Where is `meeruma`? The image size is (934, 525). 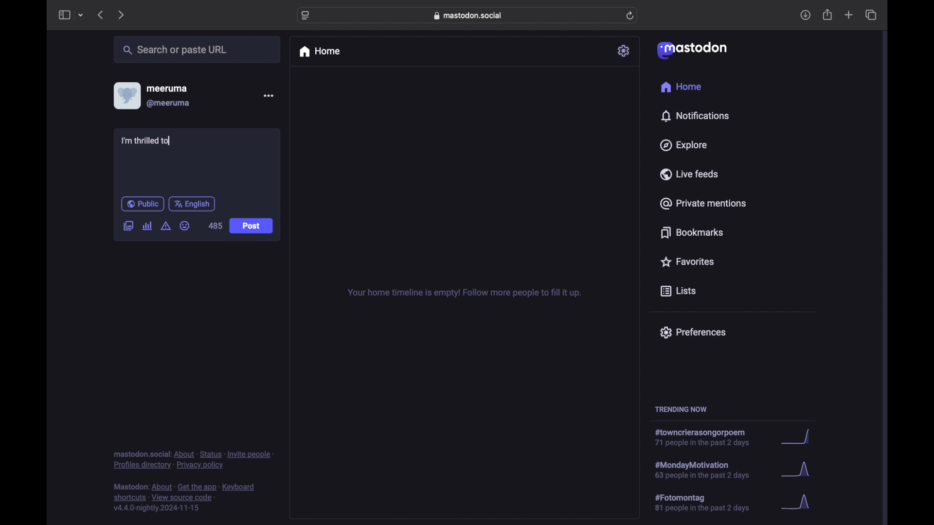
meeruma is located at coordinates (167, 88).